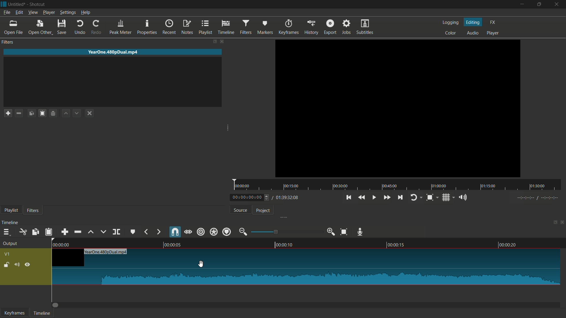  Describe the element at coordinates (49, 13) in the screenshot. I see `player menu` at that location.